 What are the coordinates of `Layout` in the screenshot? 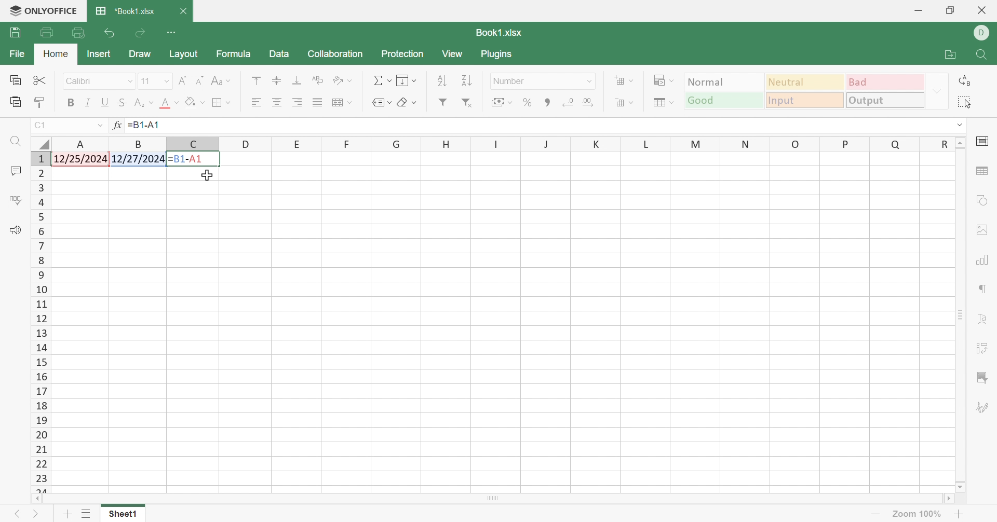 It's located at (185, 56).